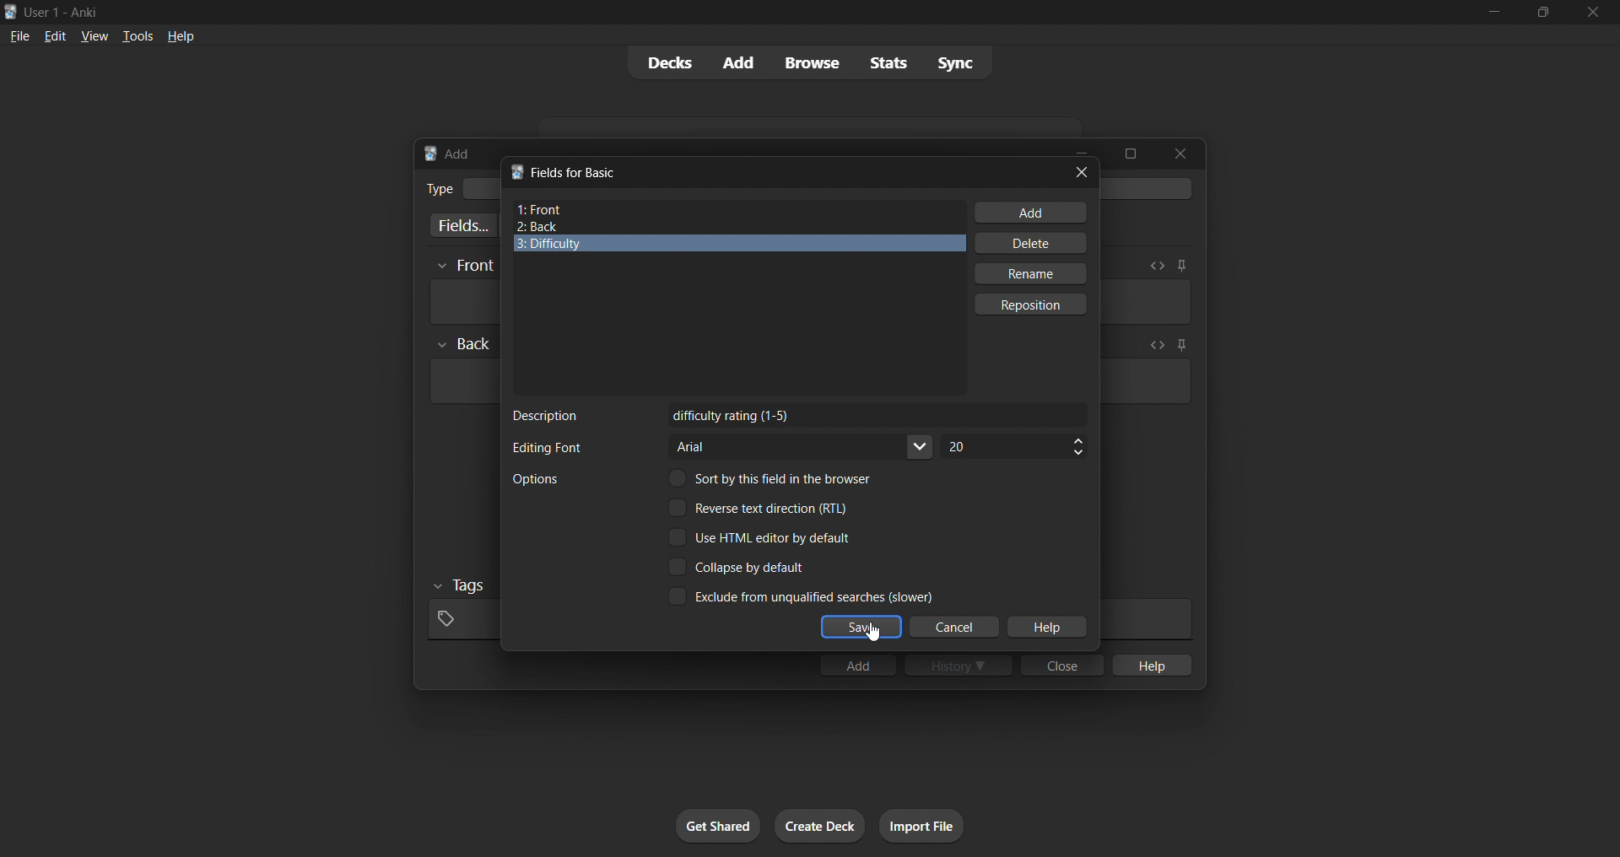  Describe the element at coordinates (1493, 13) in the screenshot. I see `minimize` at that location.